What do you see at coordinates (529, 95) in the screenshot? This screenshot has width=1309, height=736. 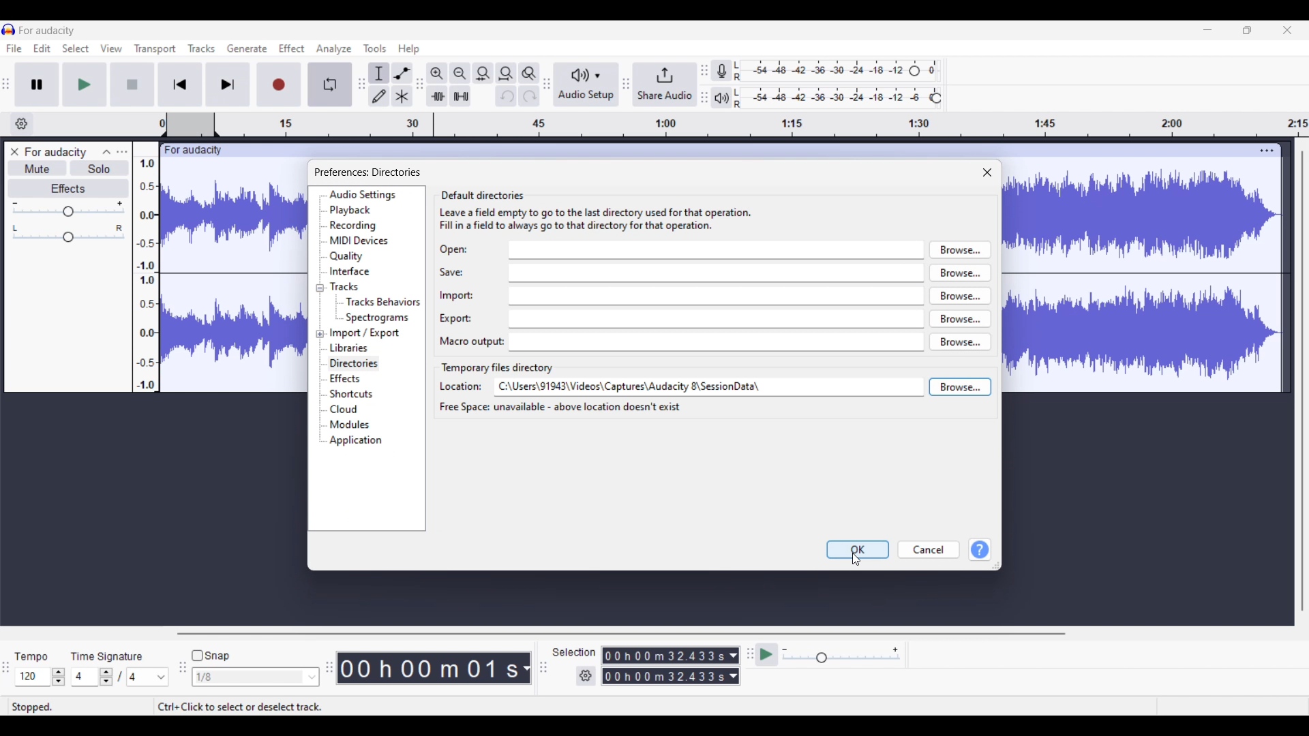 I see `Redo` at bounding box center [529, 95].